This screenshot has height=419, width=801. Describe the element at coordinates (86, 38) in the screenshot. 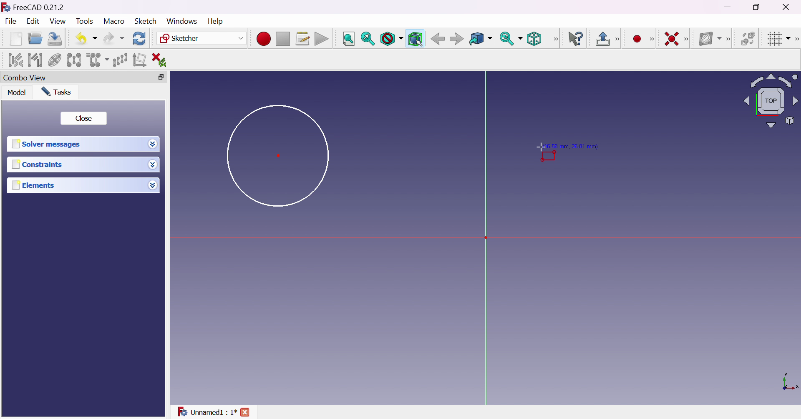

I see `Undo` at that location.